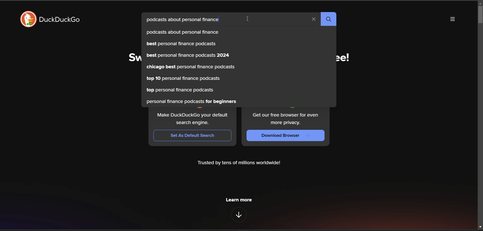  Describe the element at coordinates (286, 136) in the screenshot. I see `Download Browser |` at that location.